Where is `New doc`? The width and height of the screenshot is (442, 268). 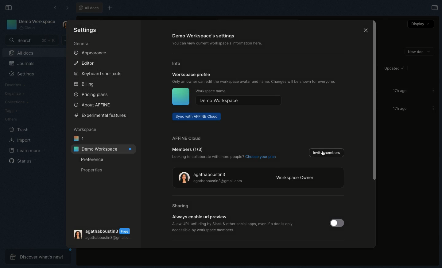
New doc is located at coordinates (68, 40).